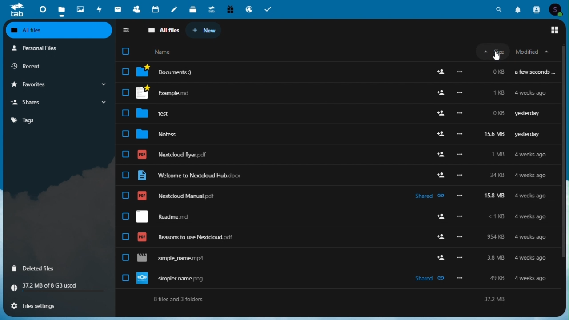 The width and height of the screenshot is (569, 320). What do you see at coordinates (493, 299) in the screenshot?
I see `372M8` at bounding box center [493, 299].